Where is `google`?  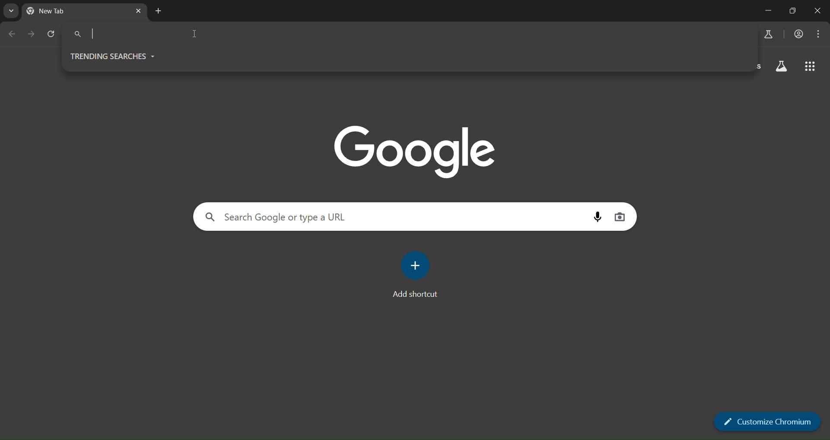
google is located at coordinates (413, 149).